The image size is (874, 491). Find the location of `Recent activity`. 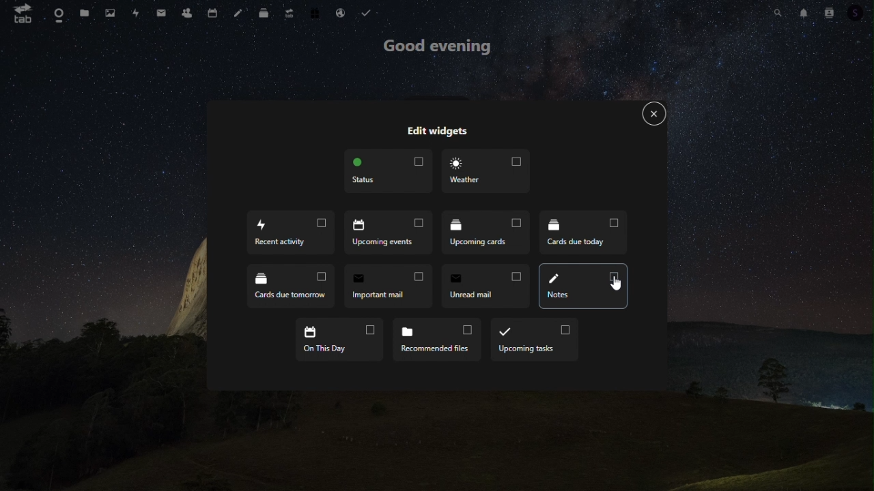

Recent activity is located at coordinates (293, 232).